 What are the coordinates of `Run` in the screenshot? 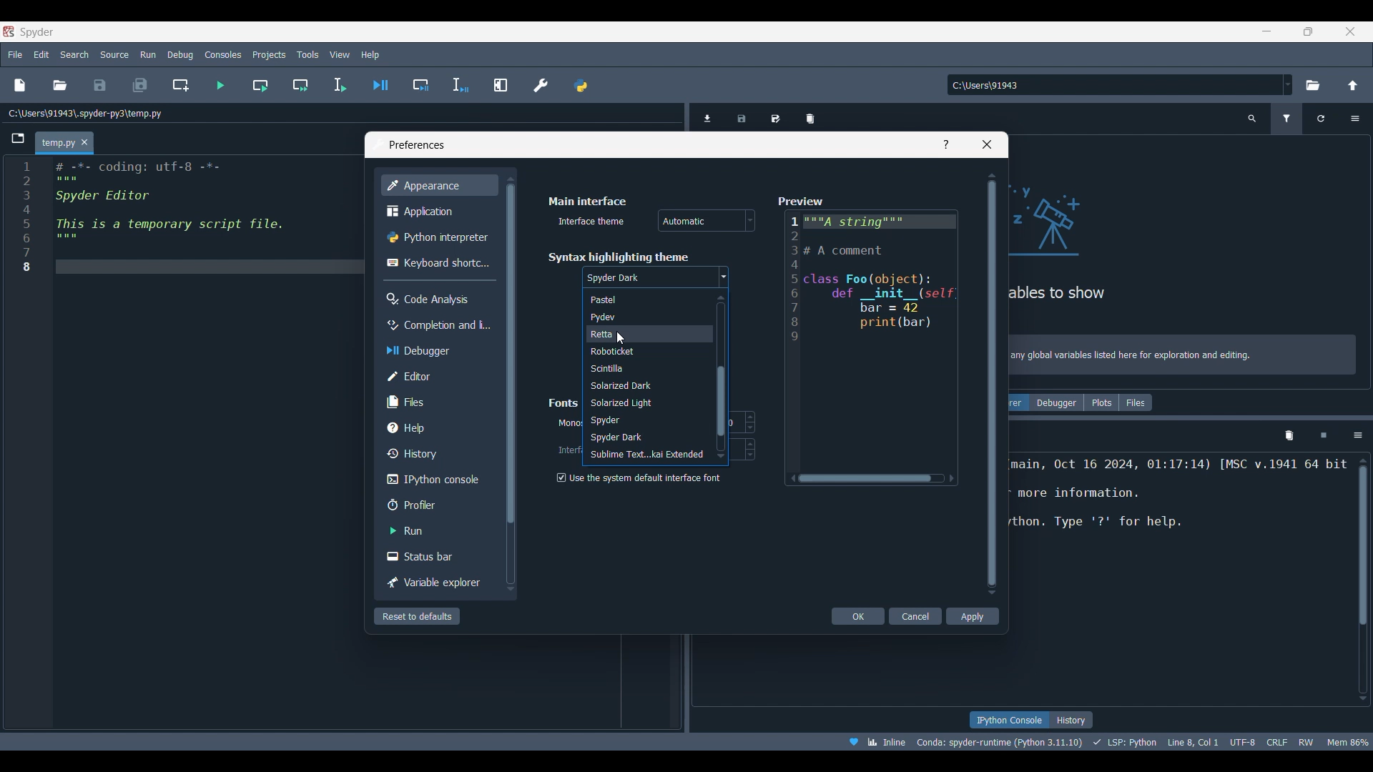 It's located at (437, 530).